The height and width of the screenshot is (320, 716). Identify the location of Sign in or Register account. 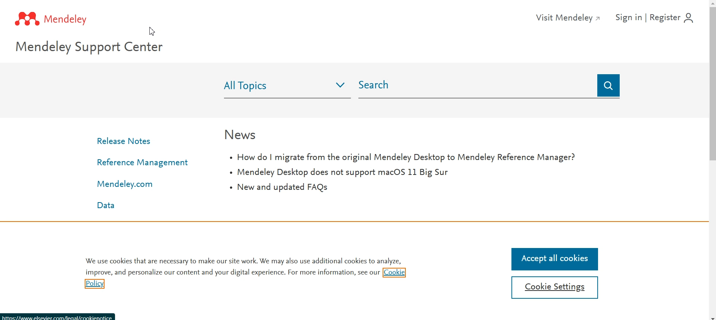
(660, 19).